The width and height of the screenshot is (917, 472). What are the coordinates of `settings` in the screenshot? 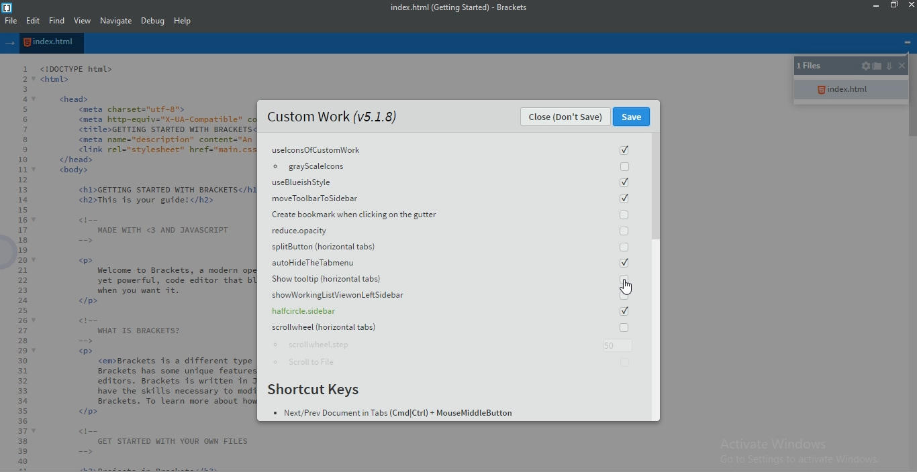 It's located at (865, 65).